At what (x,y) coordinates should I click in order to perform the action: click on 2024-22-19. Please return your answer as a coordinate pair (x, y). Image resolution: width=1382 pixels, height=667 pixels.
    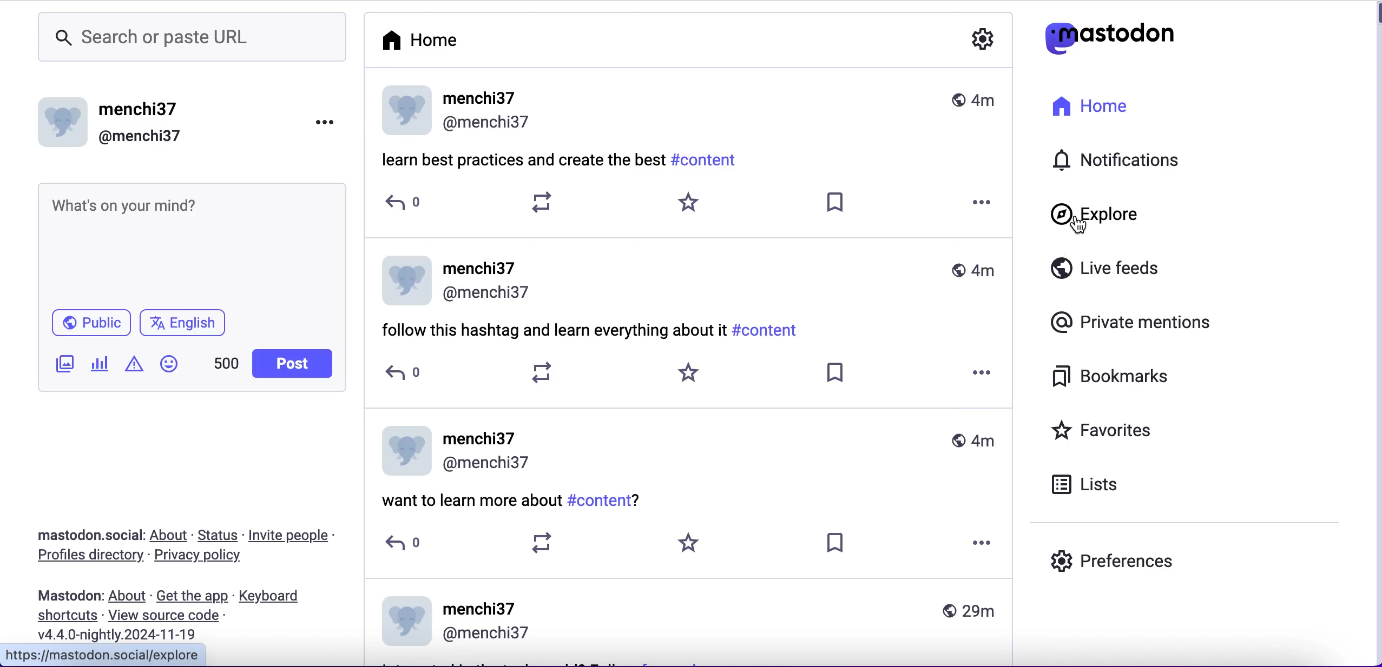
    Looking at the image, I should click on (123, 636).